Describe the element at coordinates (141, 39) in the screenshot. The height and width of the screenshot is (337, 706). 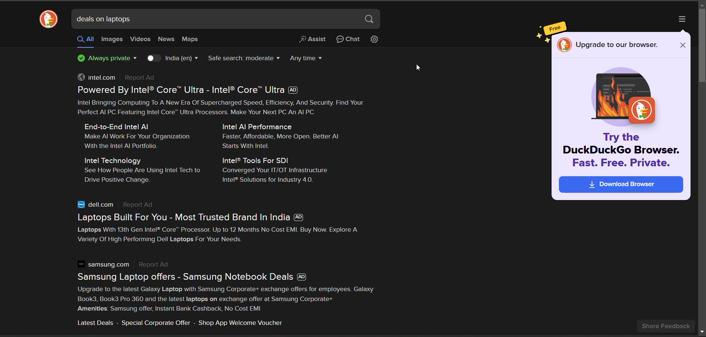
I see `videos` at that location.